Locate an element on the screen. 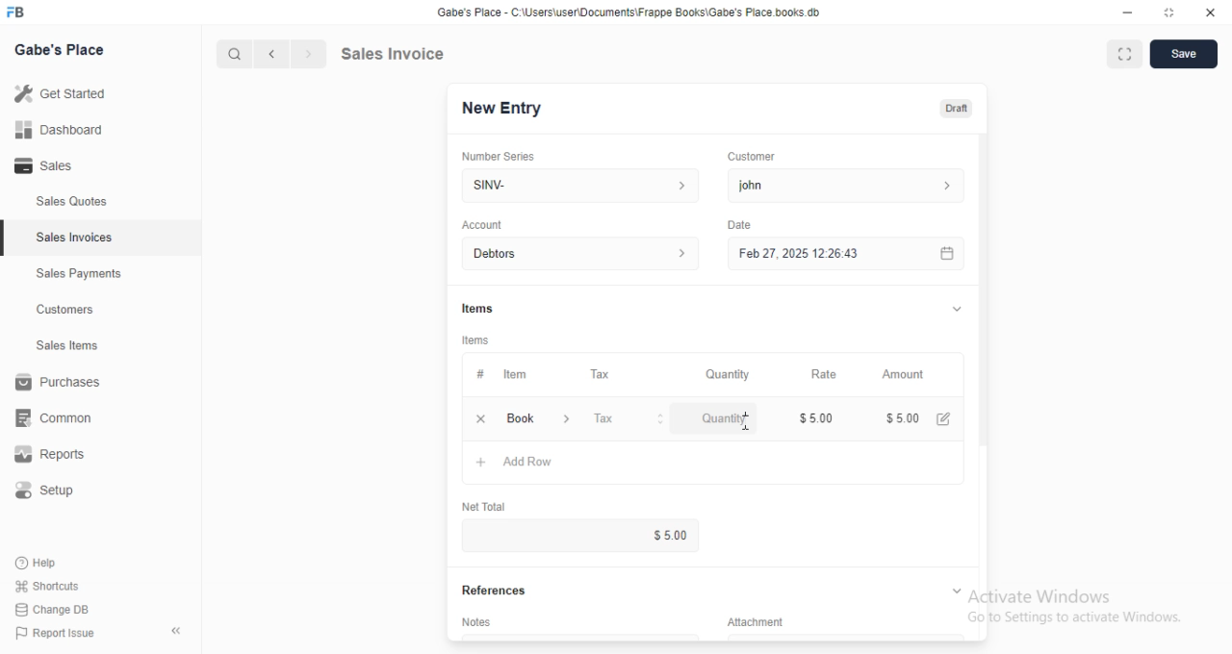 Image resolution: width=1232 pixels, height=654 pixels. Shortcuts is located at coordinates (48, 587).